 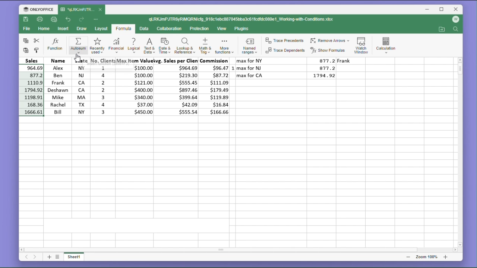 What do you see at coordinates (460, 60) in the screenshot?
I see `scroll up` at bounding box center [460, 60].